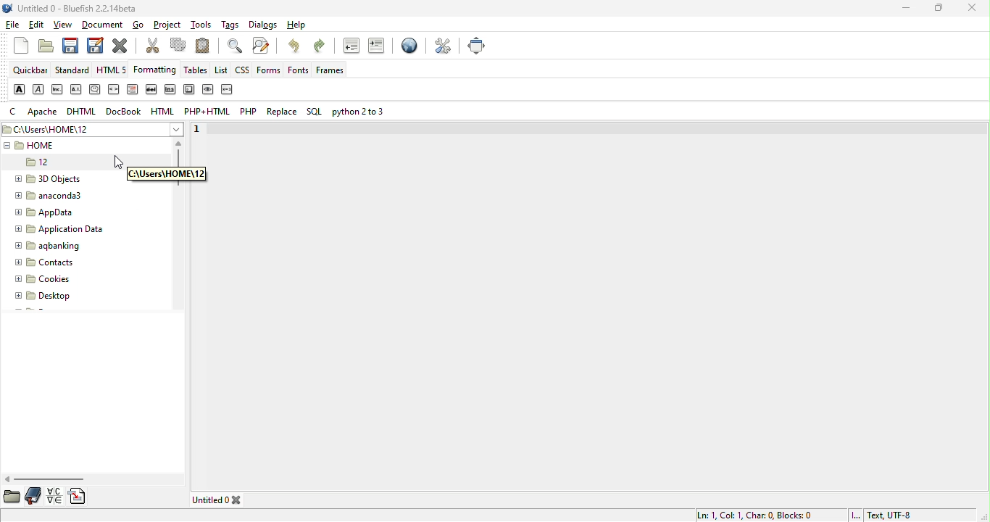 The height and width of the screenshot is (522, 990). Describe the element at coordinates (93, 90) in the screenshot. I see `citation` at that location.